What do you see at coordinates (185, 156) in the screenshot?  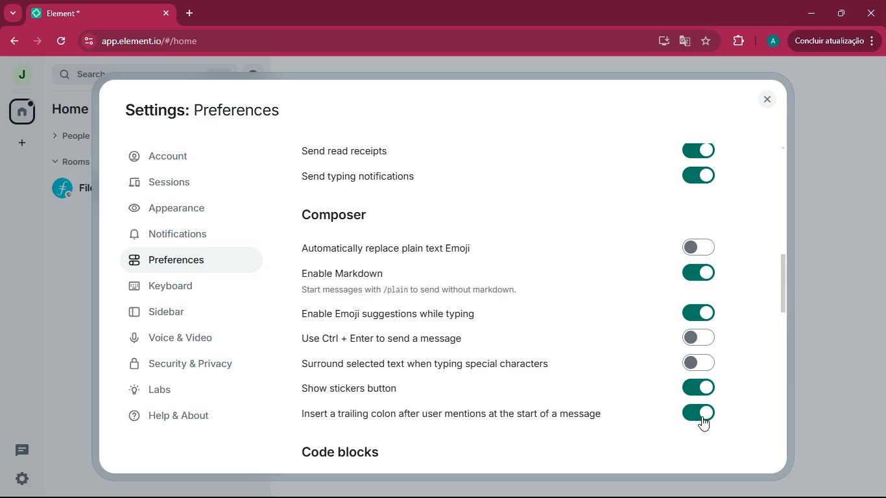 I see `account` at bounding box center [185, 156].